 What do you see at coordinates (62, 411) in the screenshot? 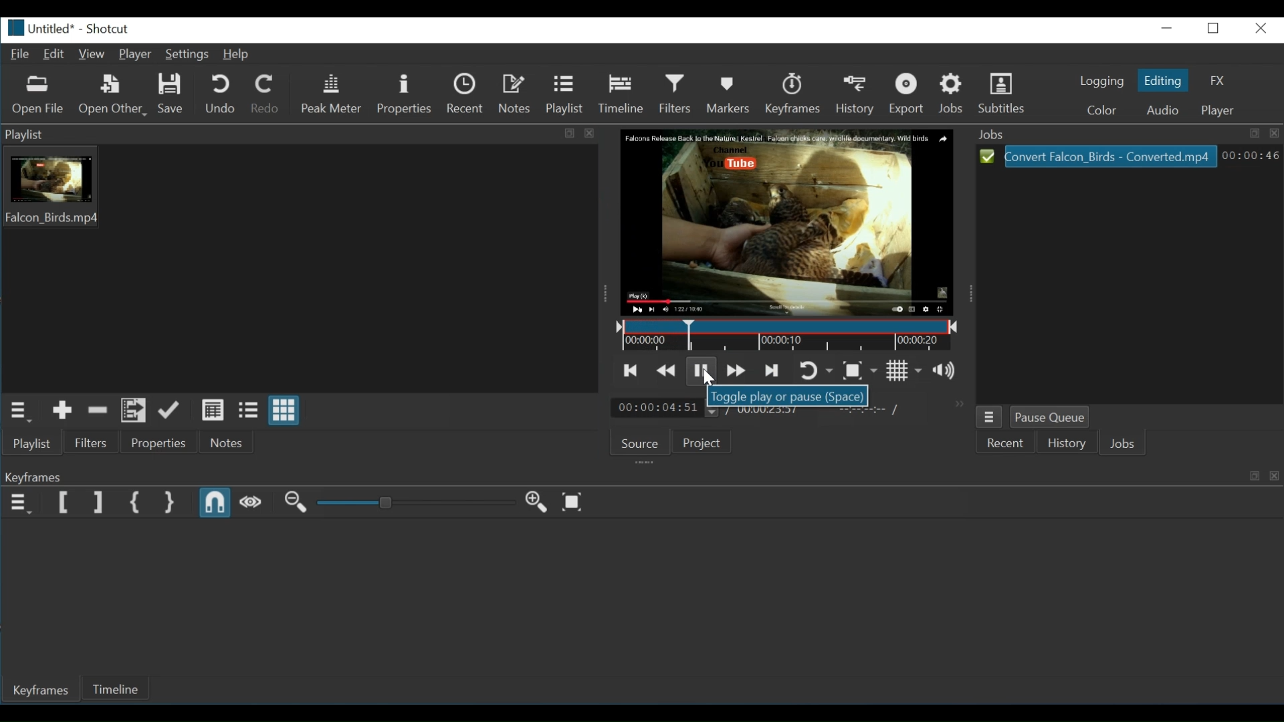
I see `Add the source to the playlist` at bounding box center [62, 411].